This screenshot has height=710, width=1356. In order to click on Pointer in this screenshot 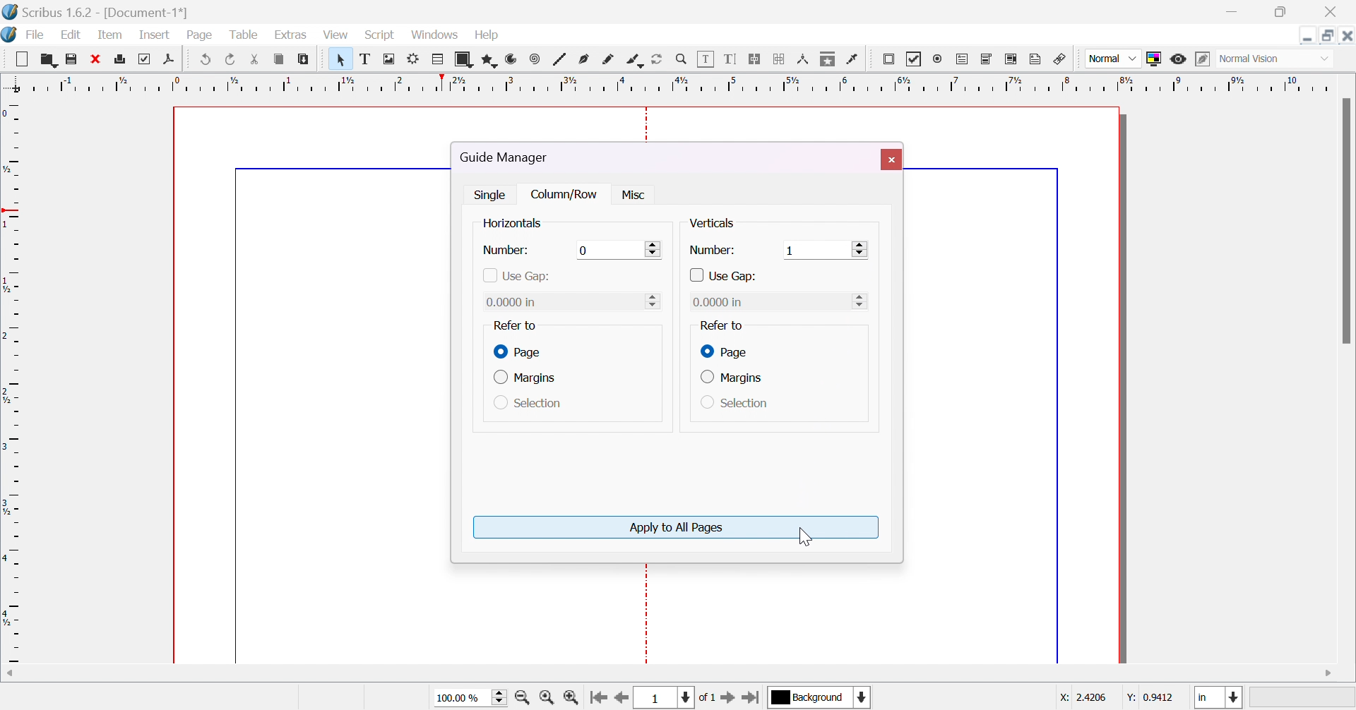, I will do `click(336, 59)`.